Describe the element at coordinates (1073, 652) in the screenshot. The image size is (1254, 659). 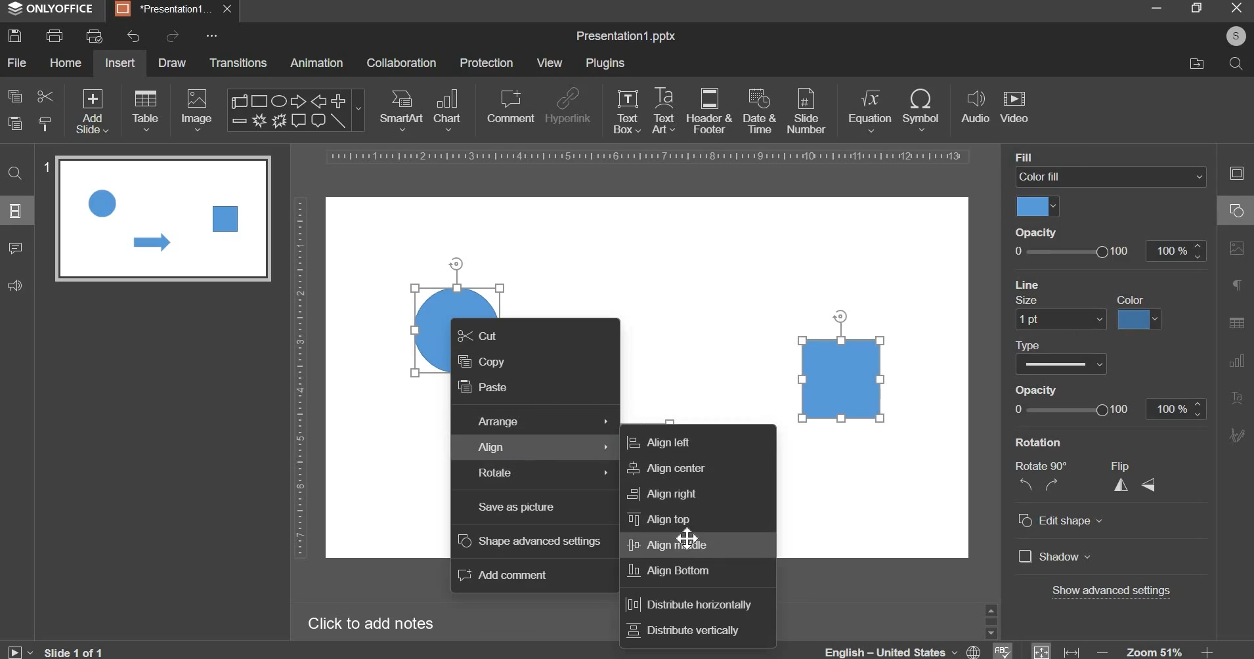
I see `fit to width` at that location.